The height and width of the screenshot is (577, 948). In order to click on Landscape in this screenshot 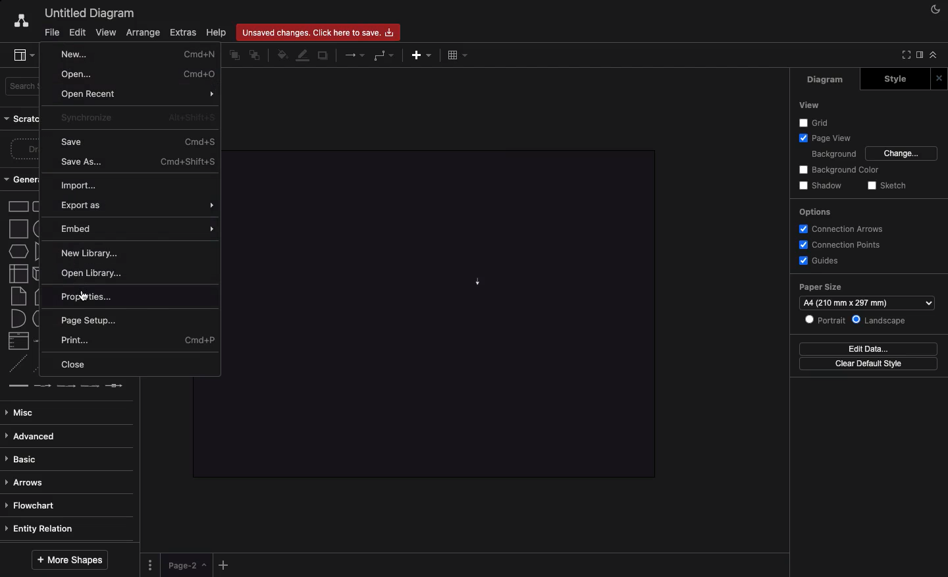, I will do `click(880, 321)`.